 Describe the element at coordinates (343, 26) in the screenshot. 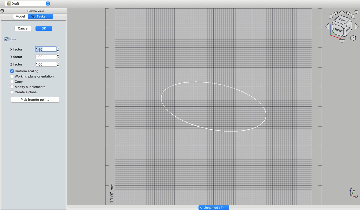

I see `Axes` at that location.